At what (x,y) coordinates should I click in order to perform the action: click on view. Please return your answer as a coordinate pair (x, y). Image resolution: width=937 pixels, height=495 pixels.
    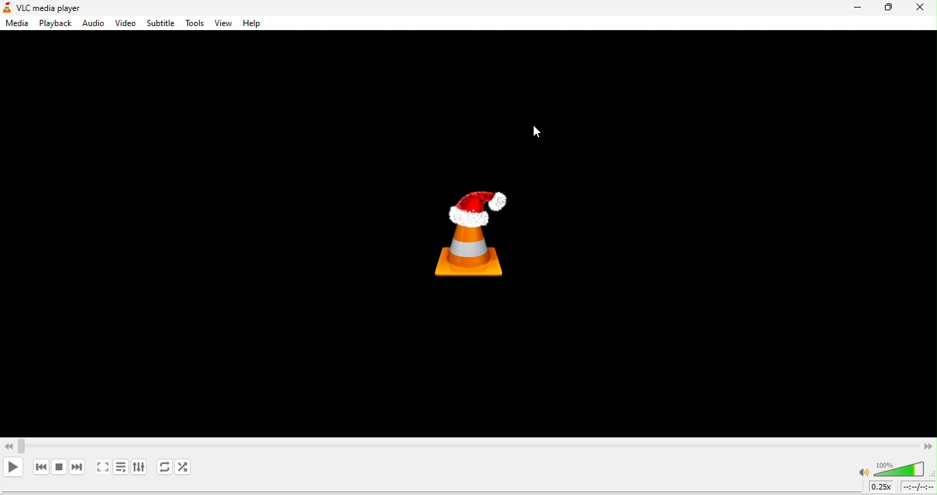
    Looking at the image, I should click on (222, 25).